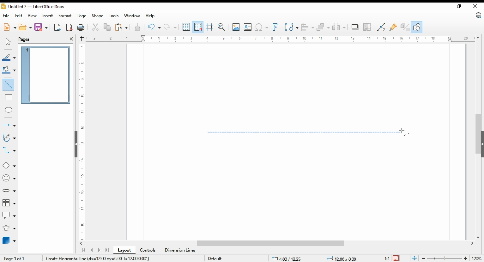 This screenshot has width=484, height=262. I want to click on insert special characters, so click(261, 27).